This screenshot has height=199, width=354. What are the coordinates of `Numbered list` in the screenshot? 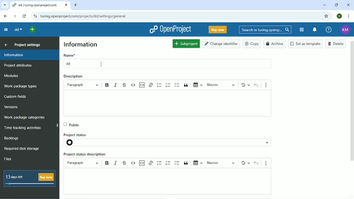 It's located at (168, 85).